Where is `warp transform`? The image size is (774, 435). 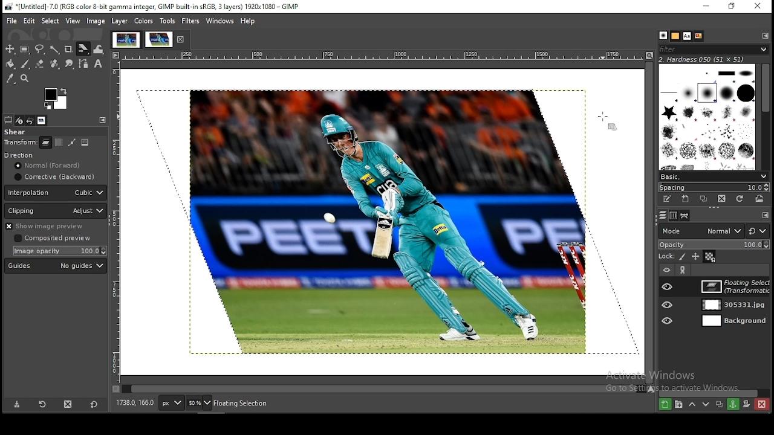 warp transform is located at coordinates (101, 50).